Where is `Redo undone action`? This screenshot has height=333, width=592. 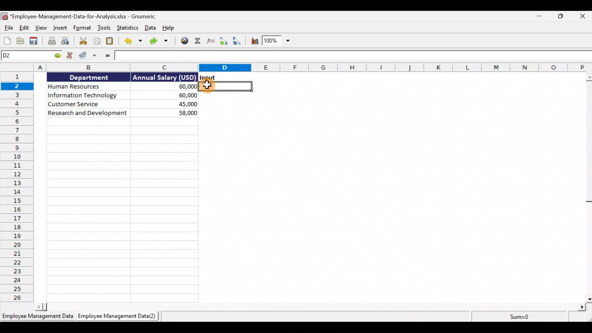
Redo undone action is located at coordinates (161, 42).